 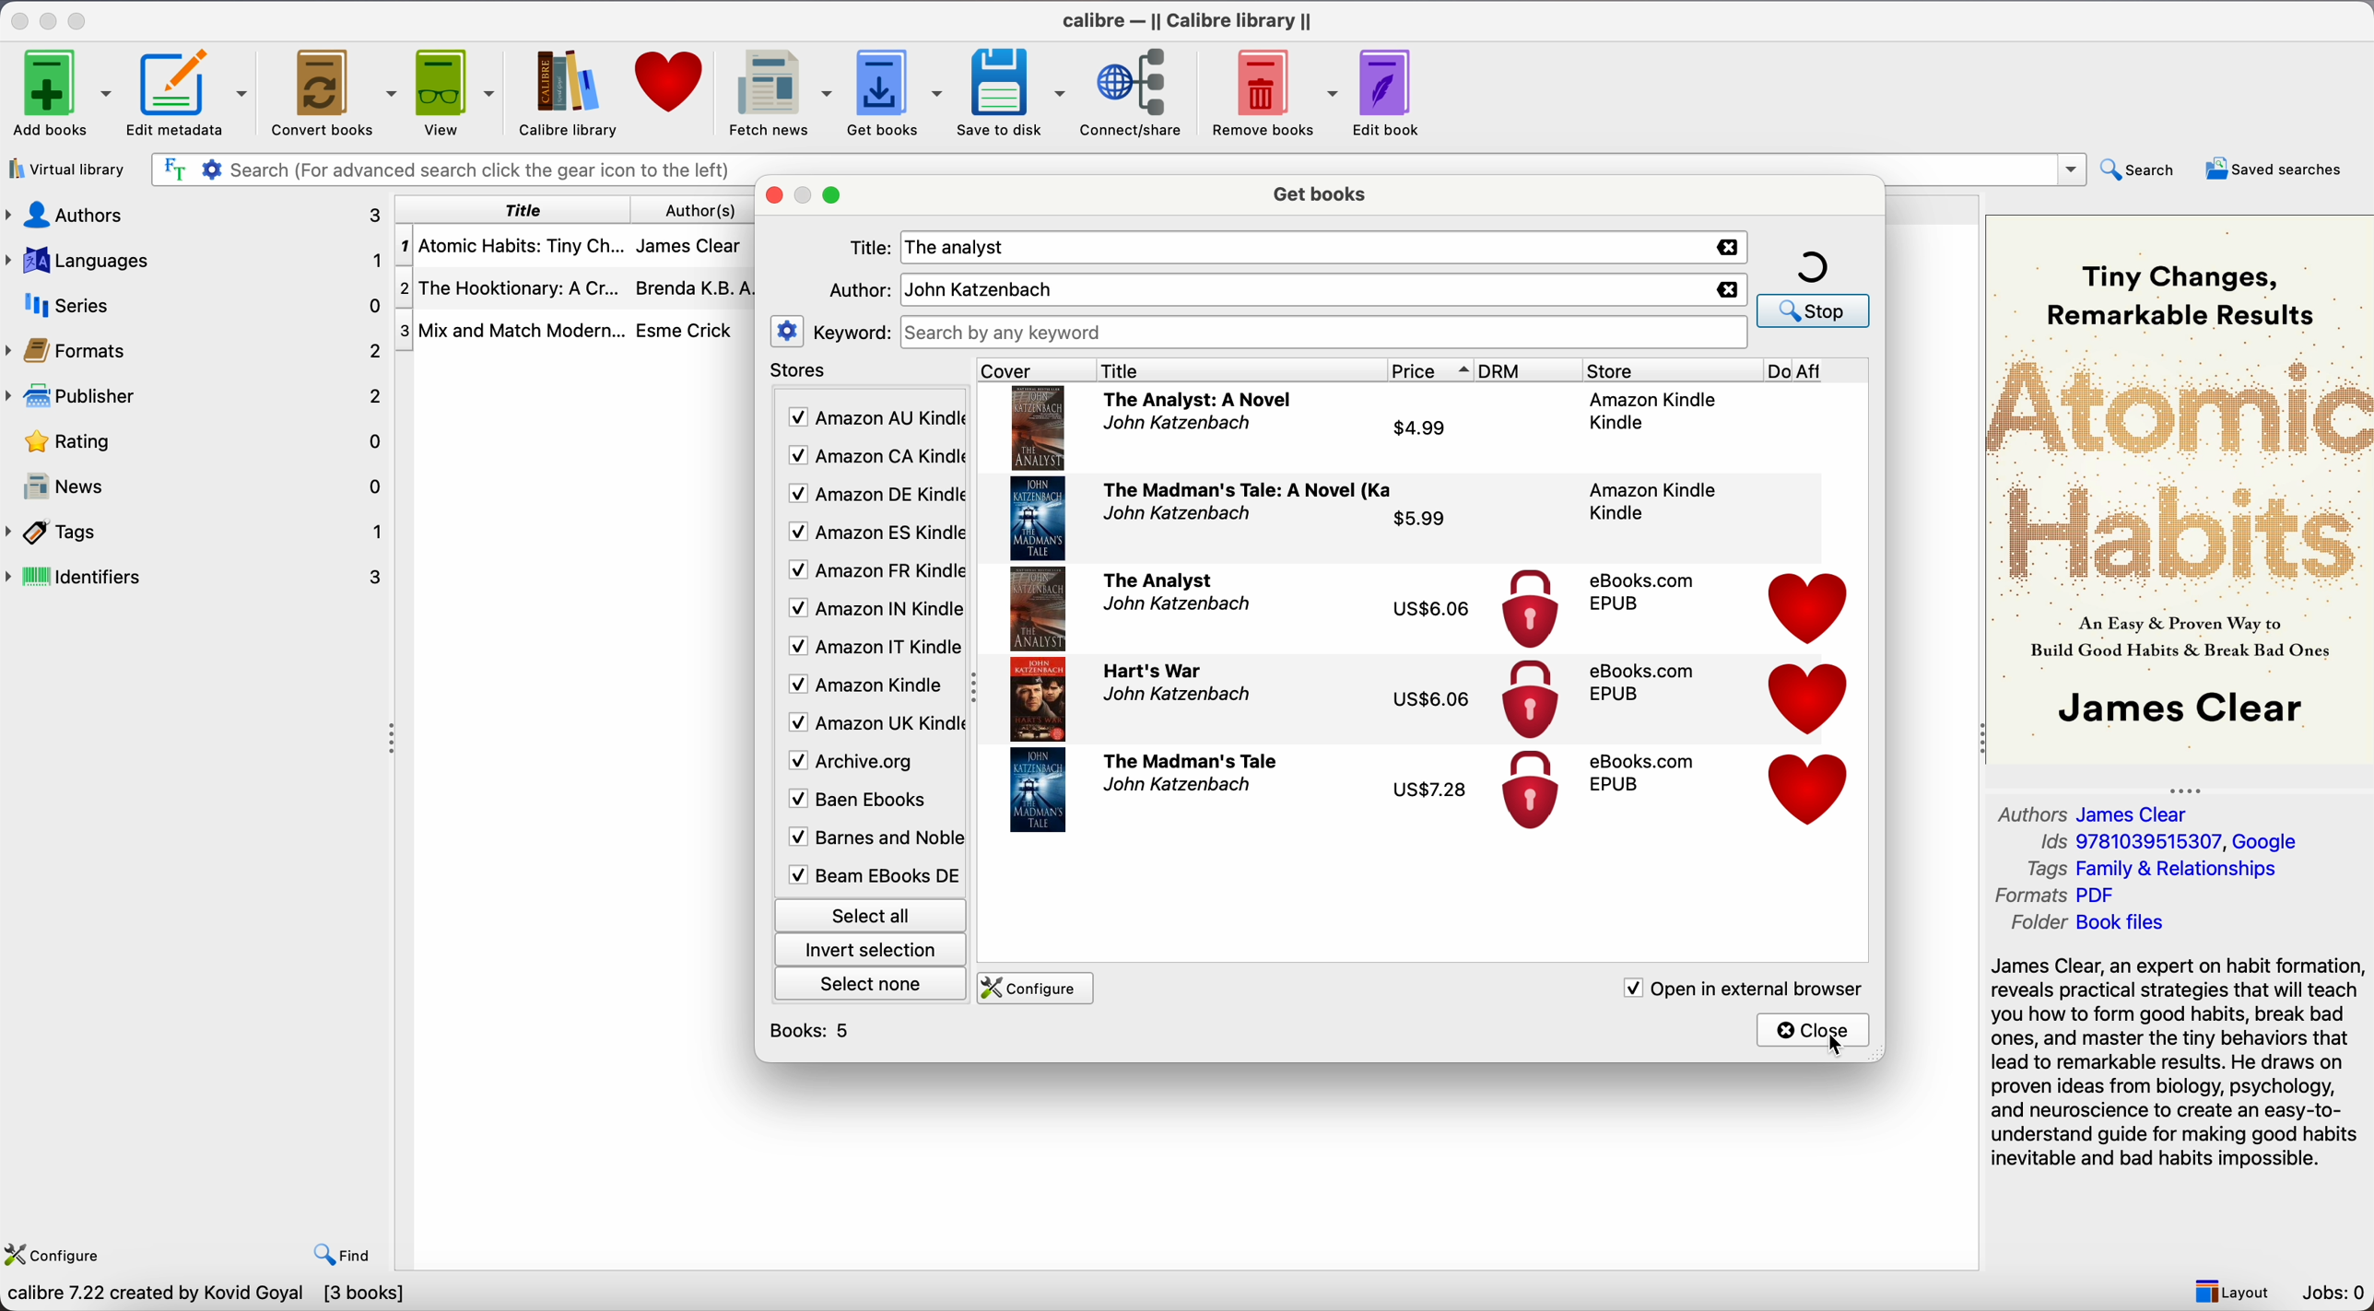 What do you see at coordinates (2138, 170) in the screenshot?
I see `search` at bounding box center [2138, 170].